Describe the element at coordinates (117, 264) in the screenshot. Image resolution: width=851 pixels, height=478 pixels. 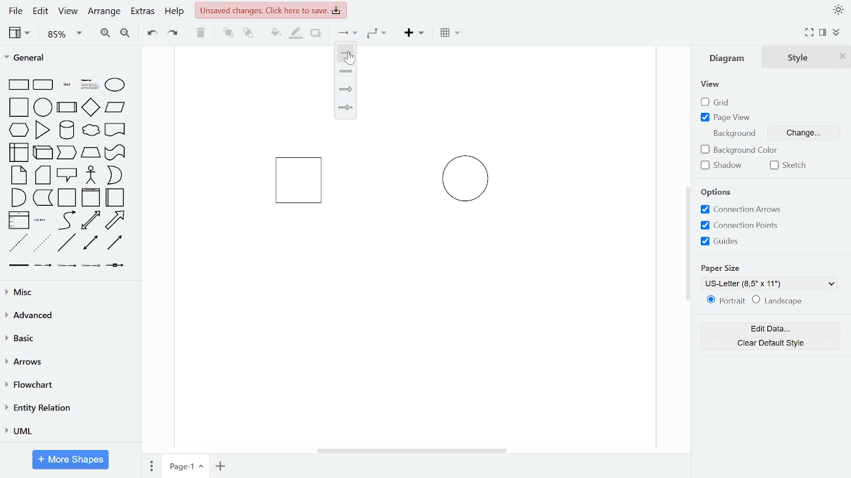
I see `connector with symbol` at that location.